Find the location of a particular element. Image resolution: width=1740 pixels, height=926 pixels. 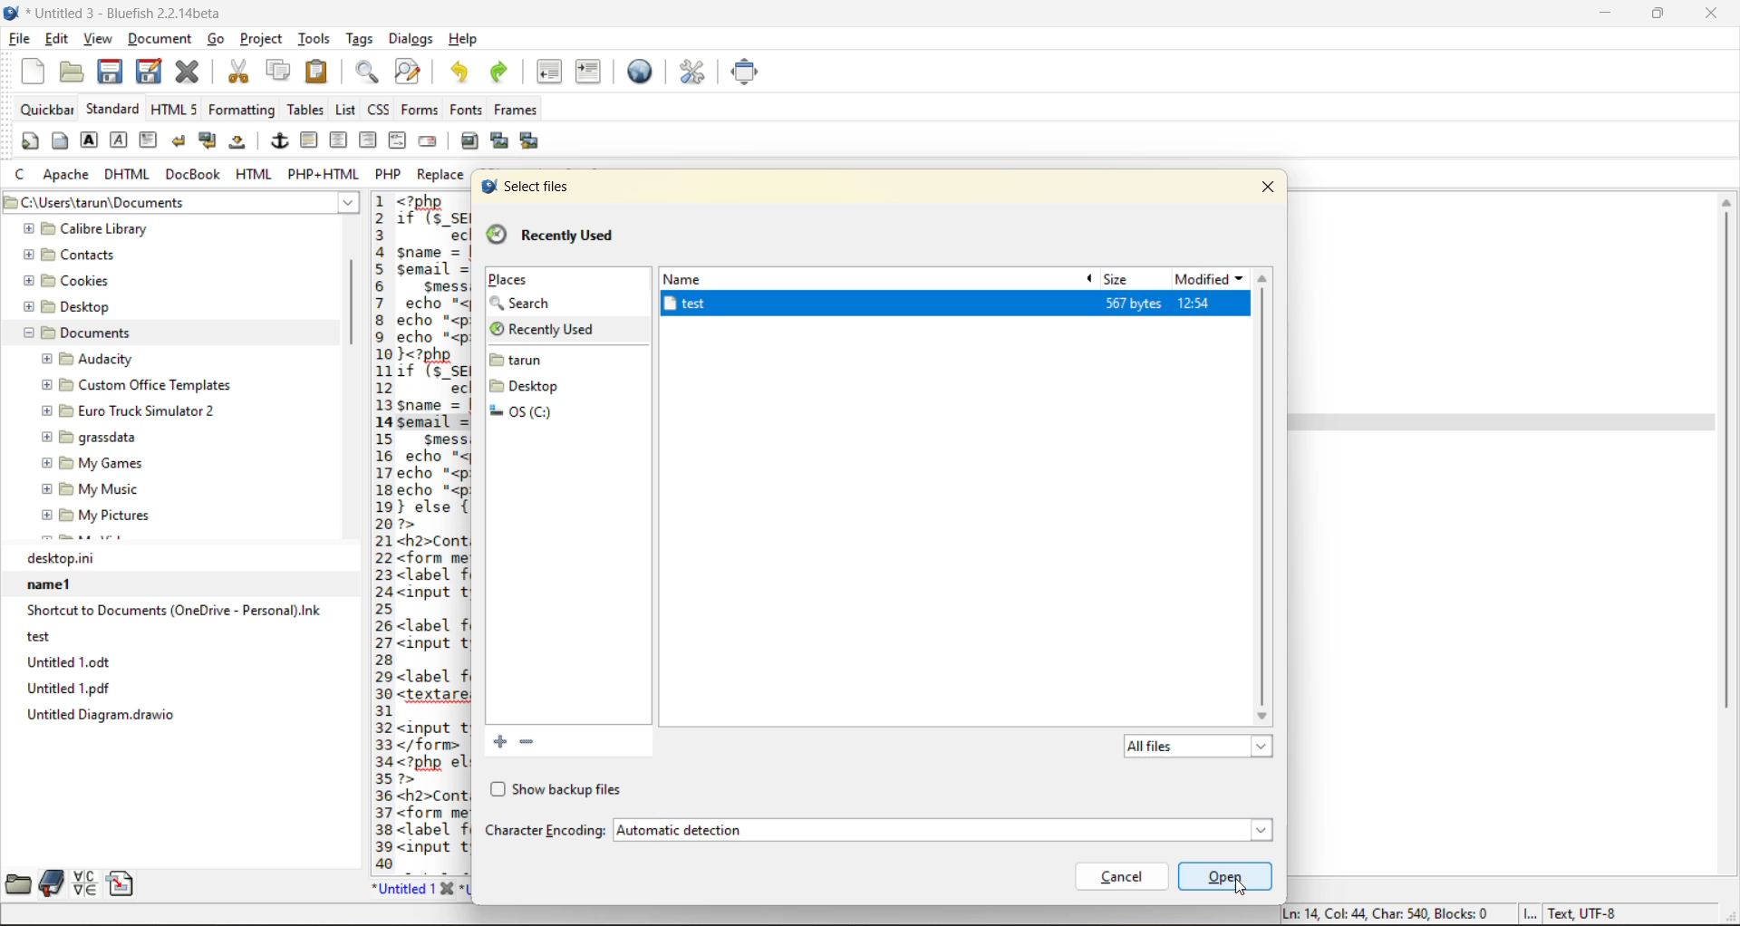

document is located at coordinates (160, 43).